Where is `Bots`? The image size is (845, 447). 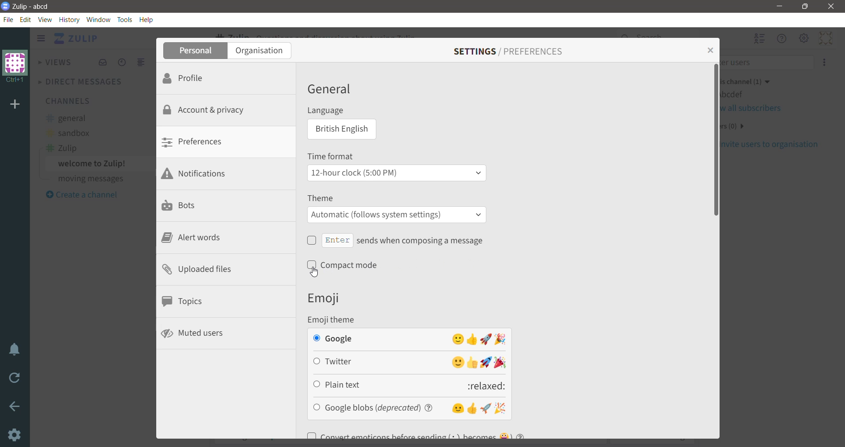
Bots is located at coordinates (184, 205).